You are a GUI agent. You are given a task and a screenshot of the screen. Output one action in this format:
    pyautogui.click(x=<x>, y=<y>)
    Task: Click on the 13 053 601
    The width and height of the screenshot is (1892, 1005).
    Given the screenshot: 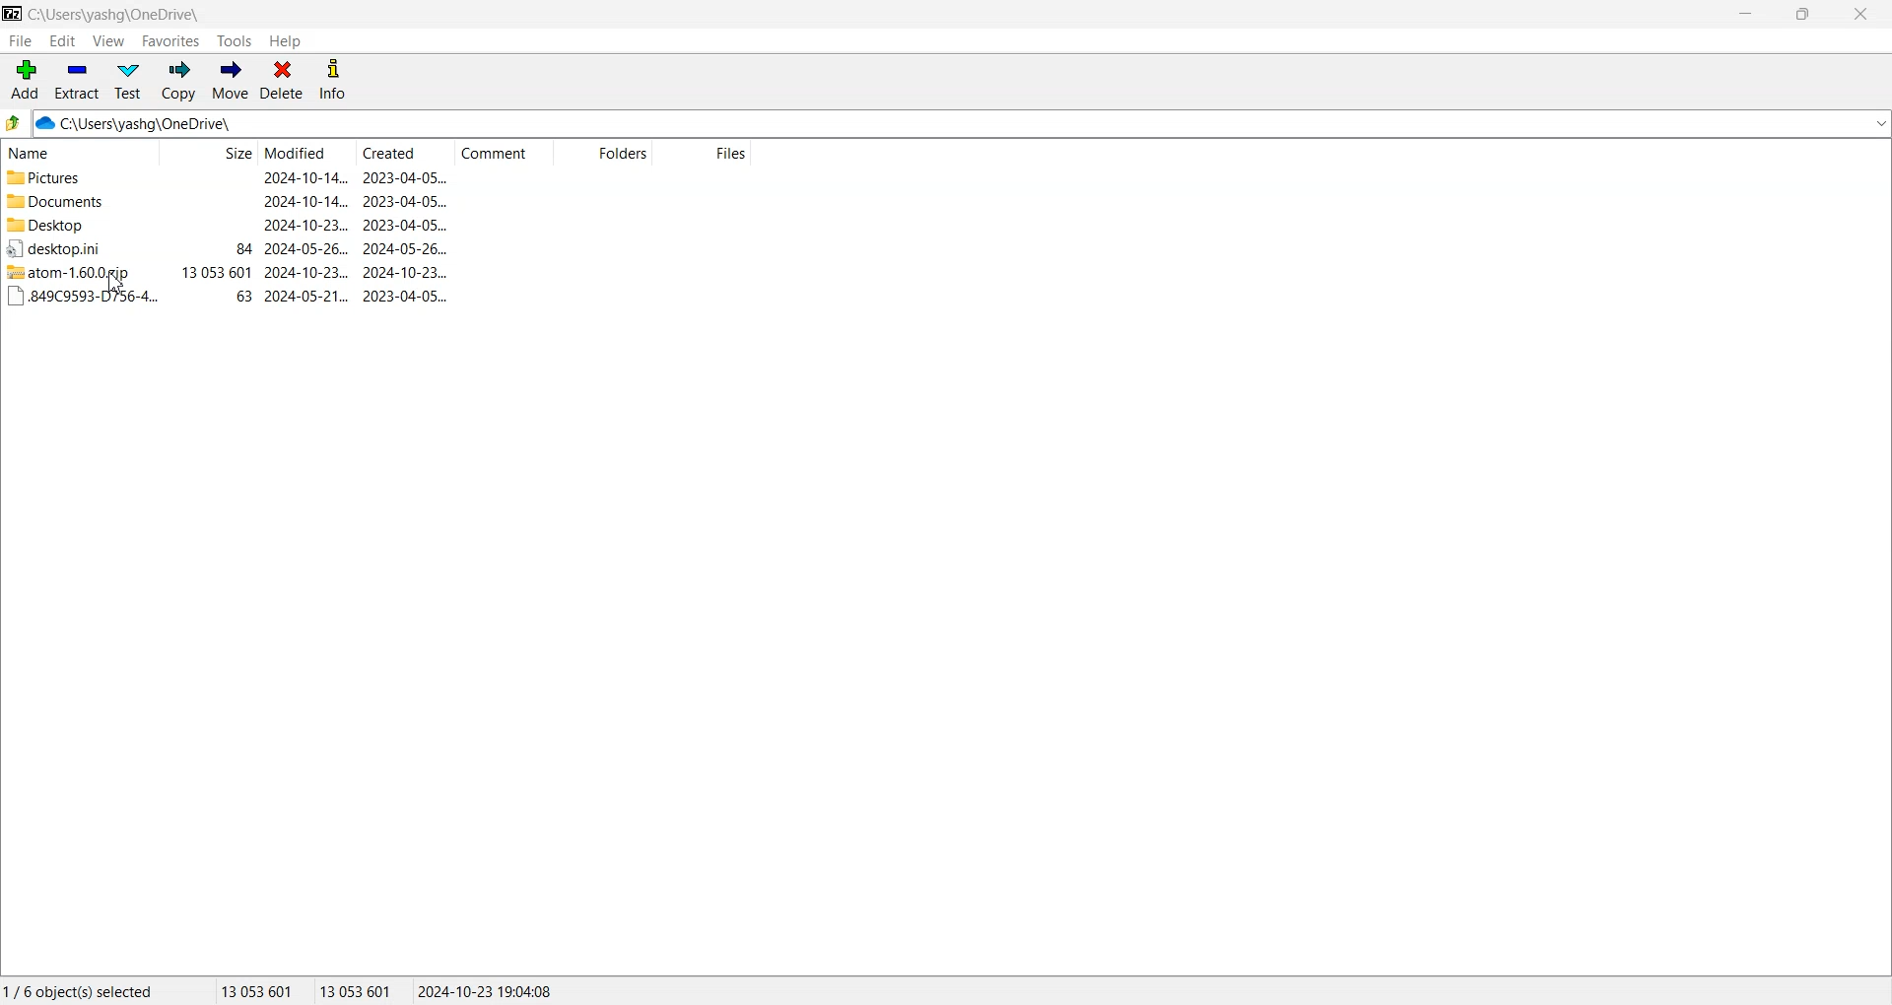 What is the action you would take?
    pyautogui.click(x=357, y=990)
    